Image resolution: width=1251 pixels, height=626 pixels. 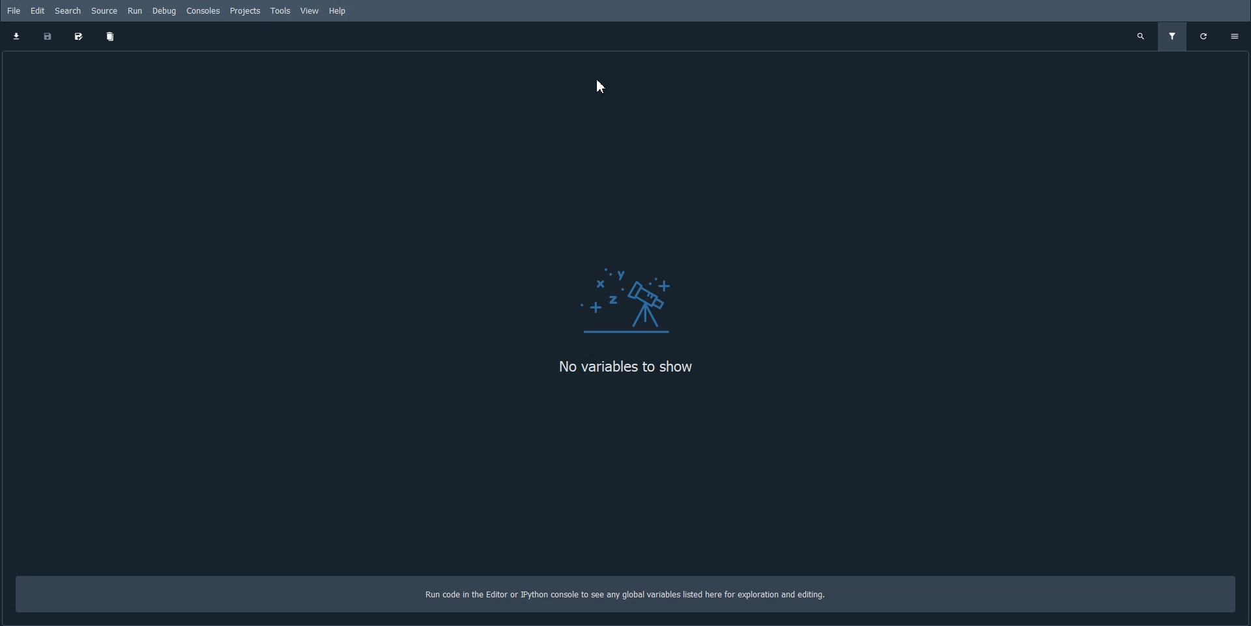 I want to click on Debug, so click(x=164, y=10).